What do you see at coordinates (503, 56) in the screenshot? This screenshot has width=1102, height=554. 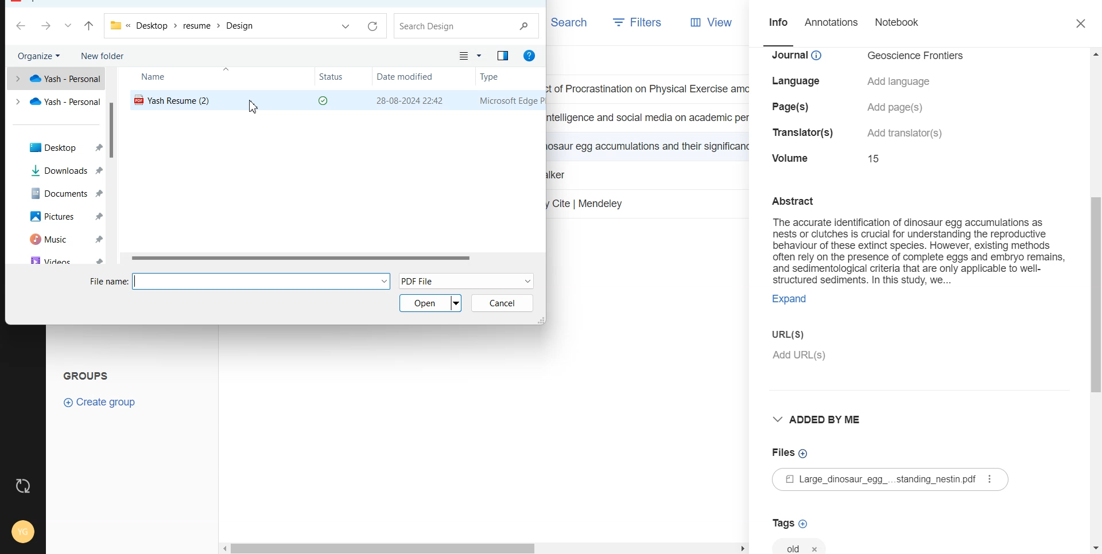 I see `Show the preview pane` at bounding box center [503, 56].